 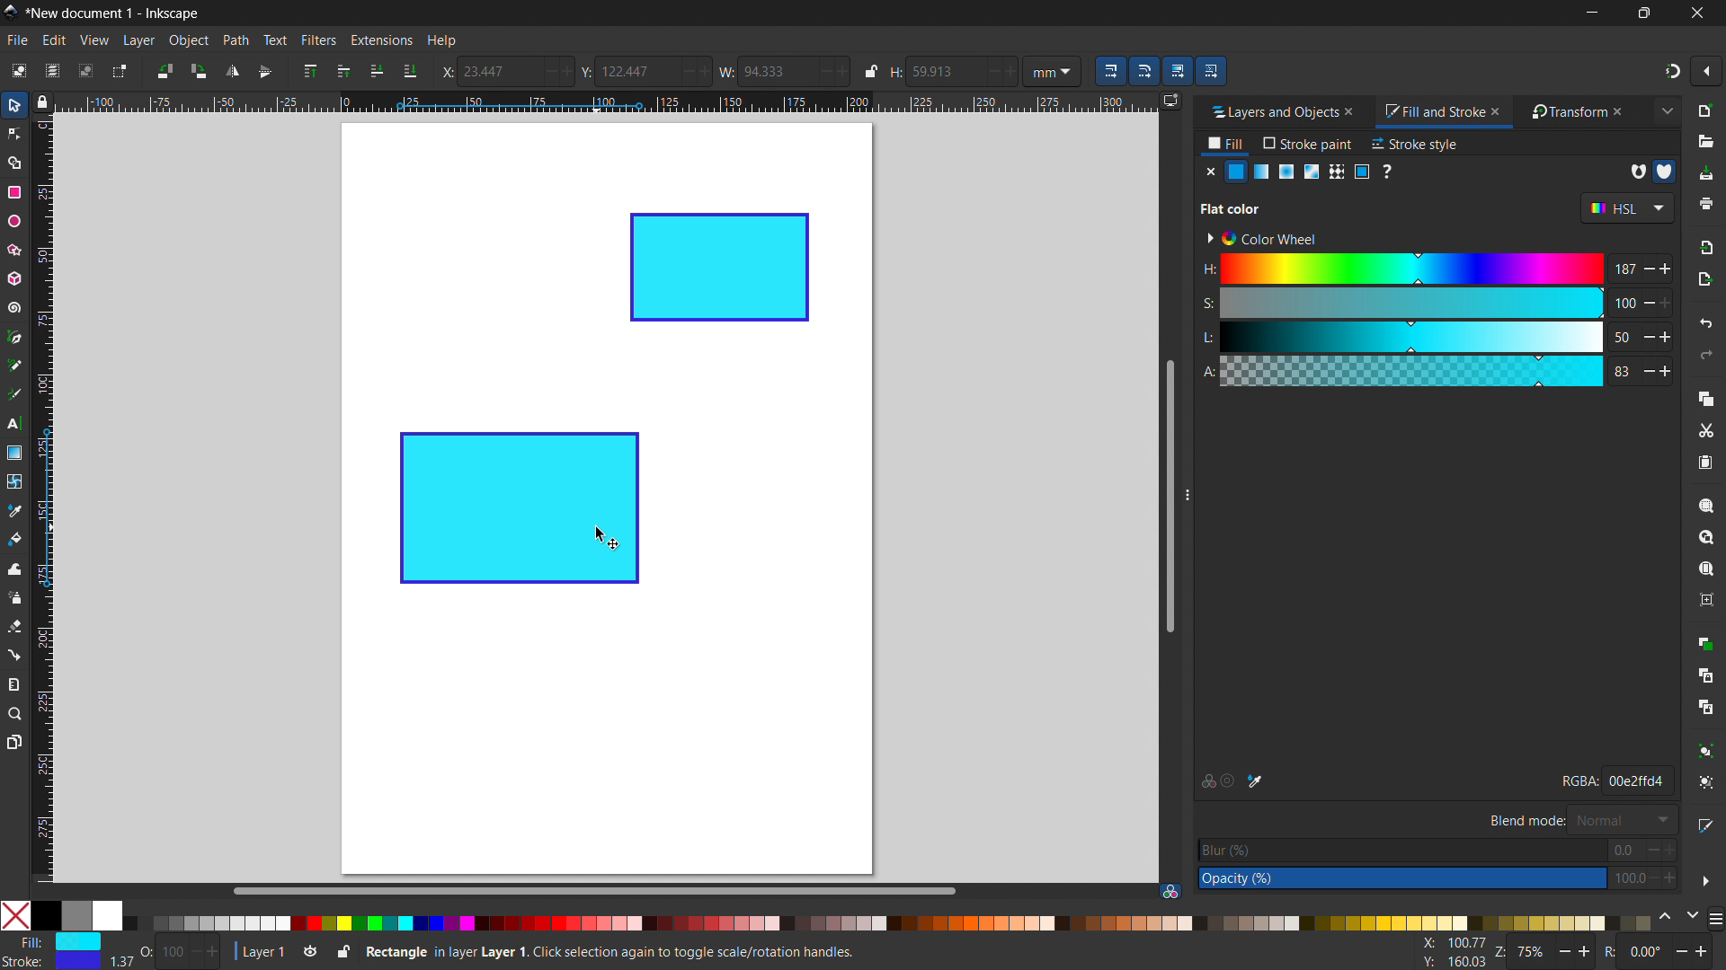 What do you see at coordinates (1312, 172) in the screenshot?
I see `mesh gradient` at bounding box center [1312, 172].